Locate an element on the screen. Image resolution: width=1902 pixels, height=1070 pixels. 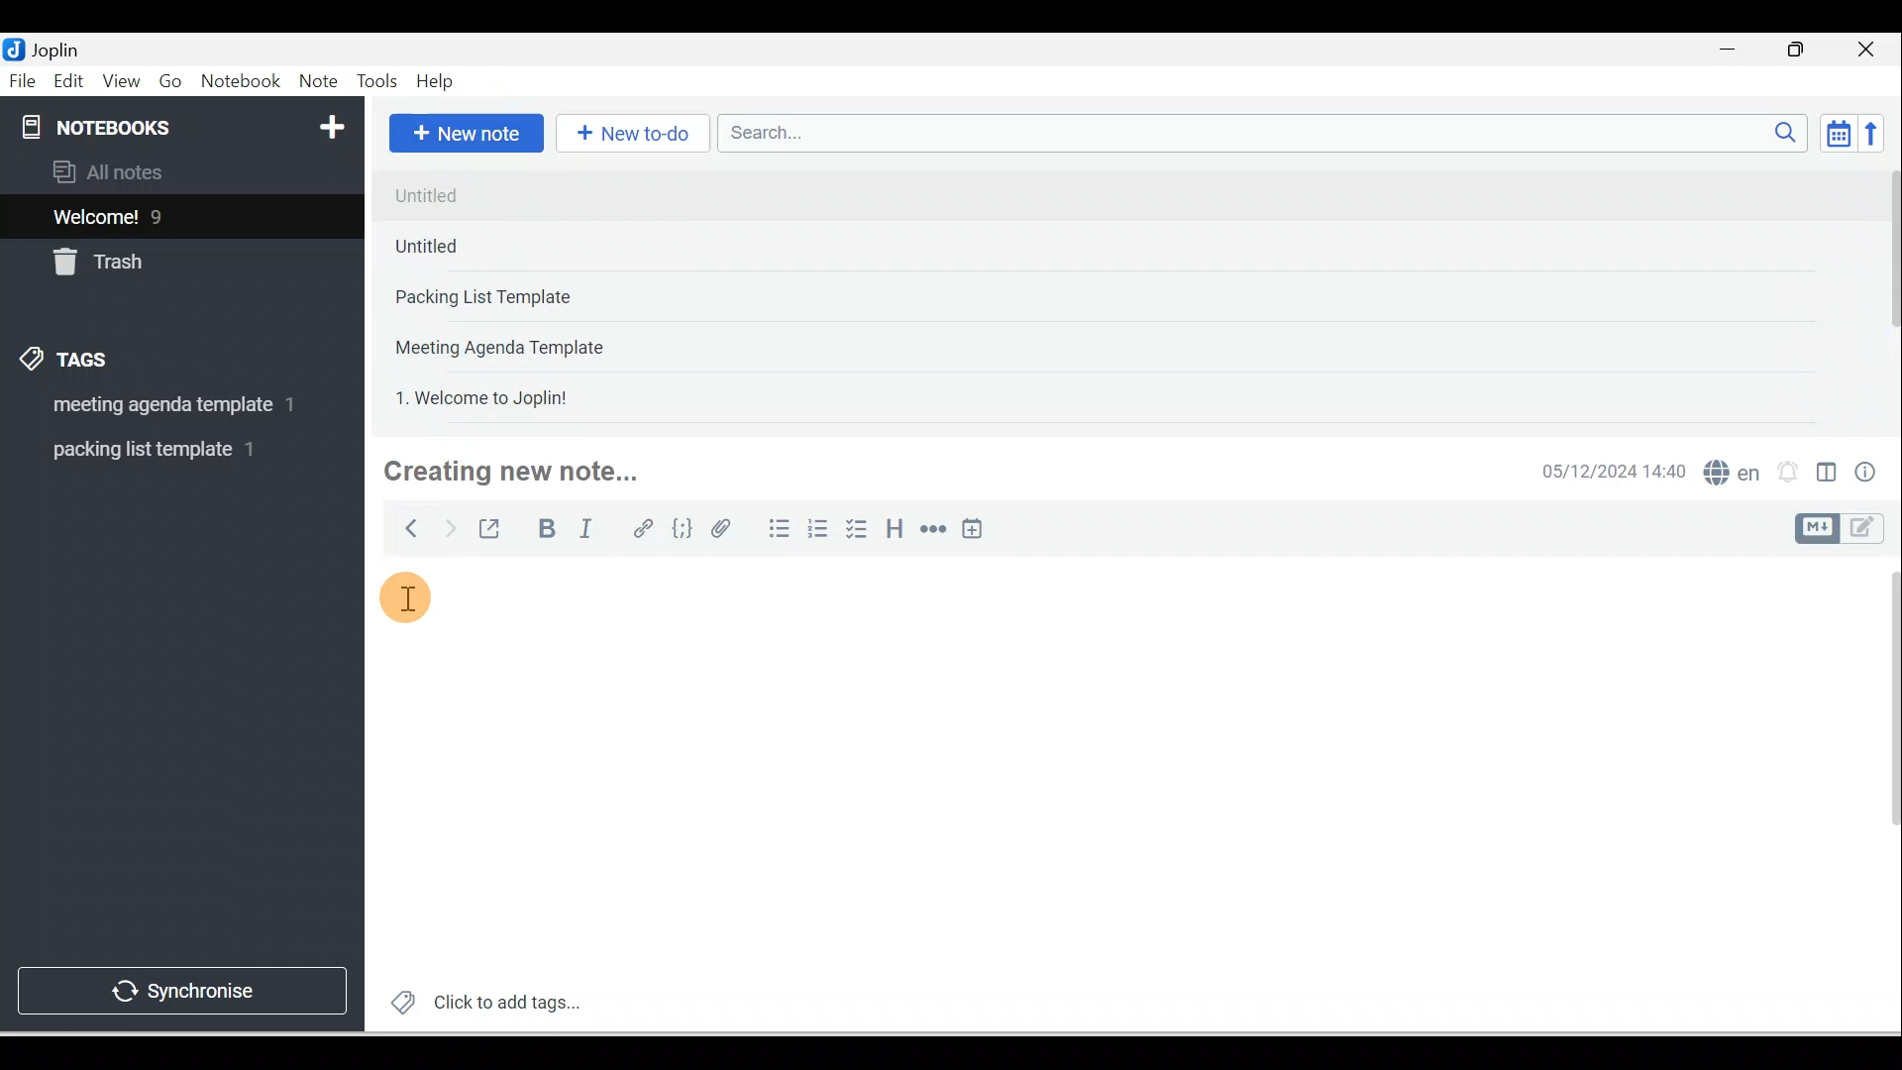
New note is located at coordinates (463, 135).